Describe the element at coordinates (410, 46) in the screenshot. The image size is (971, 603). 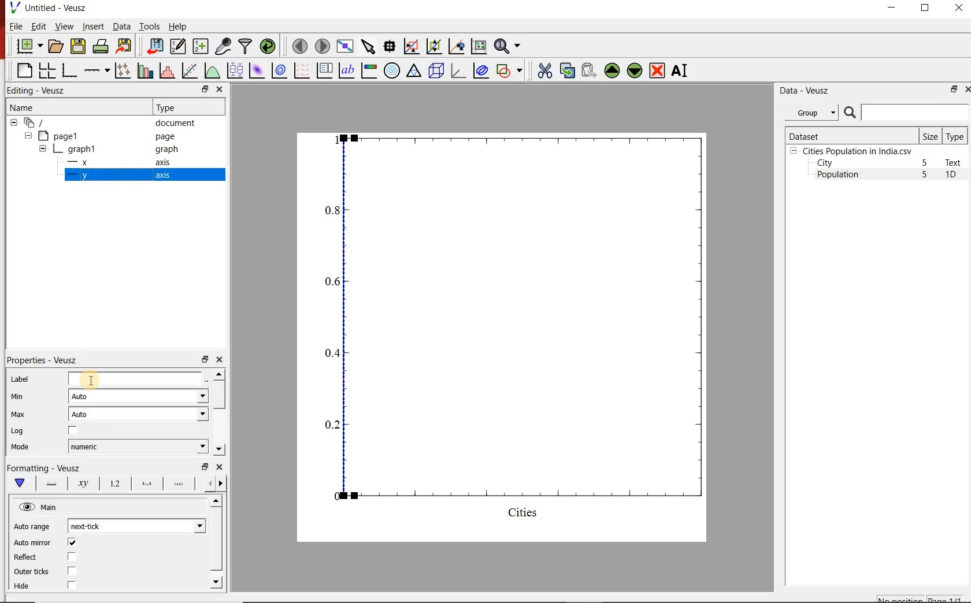
I see `click or draw a rectangle to zoom graph indexes` at that location.